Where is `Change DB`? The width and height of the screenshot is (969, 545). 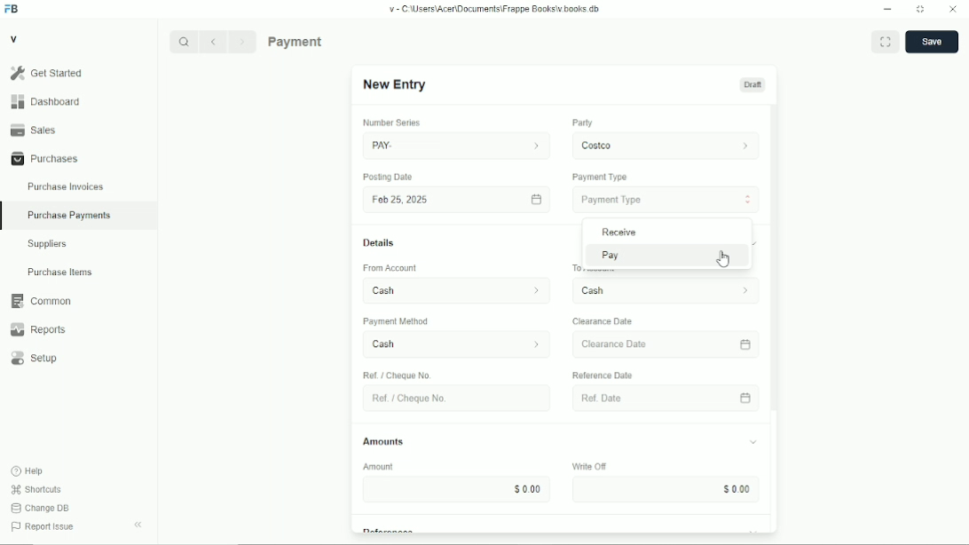 Change DB is located at coordinates (41, 509).